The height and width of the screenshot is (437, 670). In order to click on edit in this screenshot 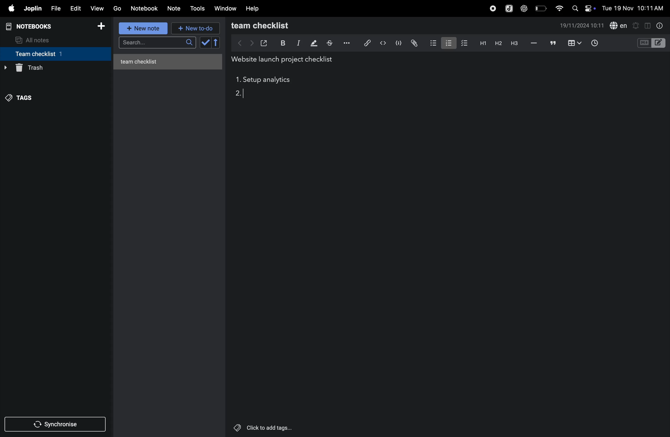, I will do `click(75, 8)`.